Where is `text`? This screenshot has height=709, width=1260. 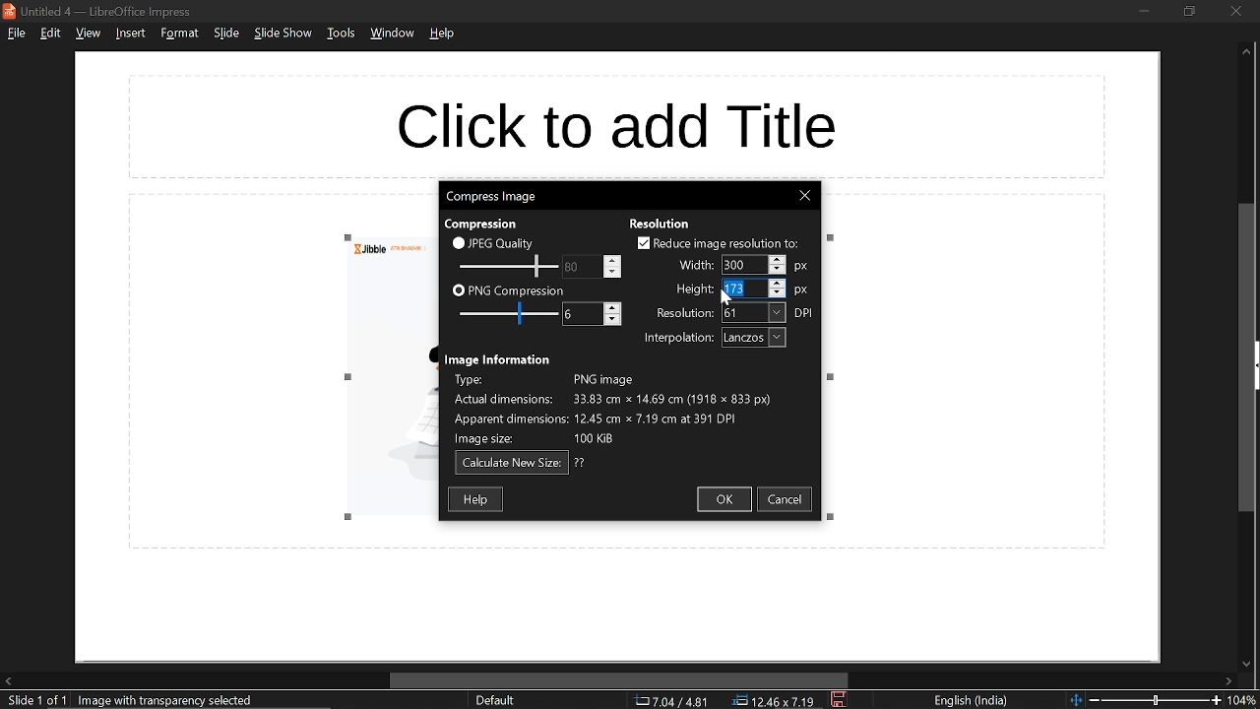 text is located at coordinates (486, 223).